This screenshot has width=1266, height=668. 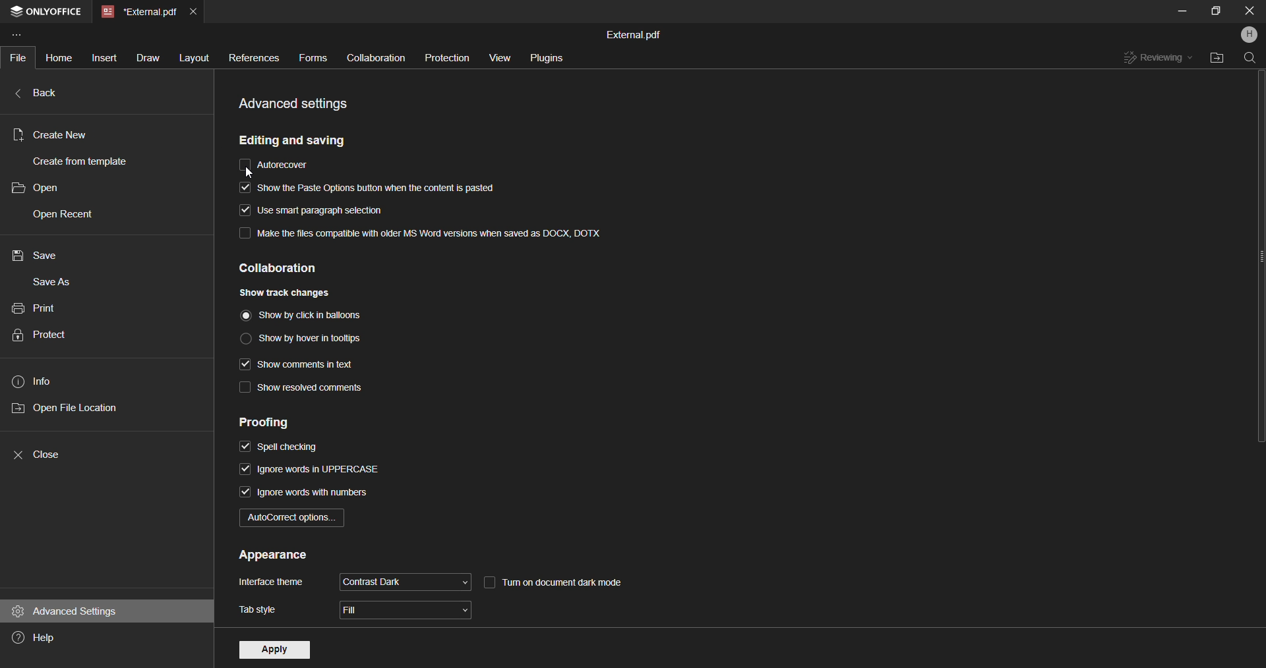 What do you see at coordinates (35, 256) in the screenshot?
I see `save` at bounding box center [35, 256].